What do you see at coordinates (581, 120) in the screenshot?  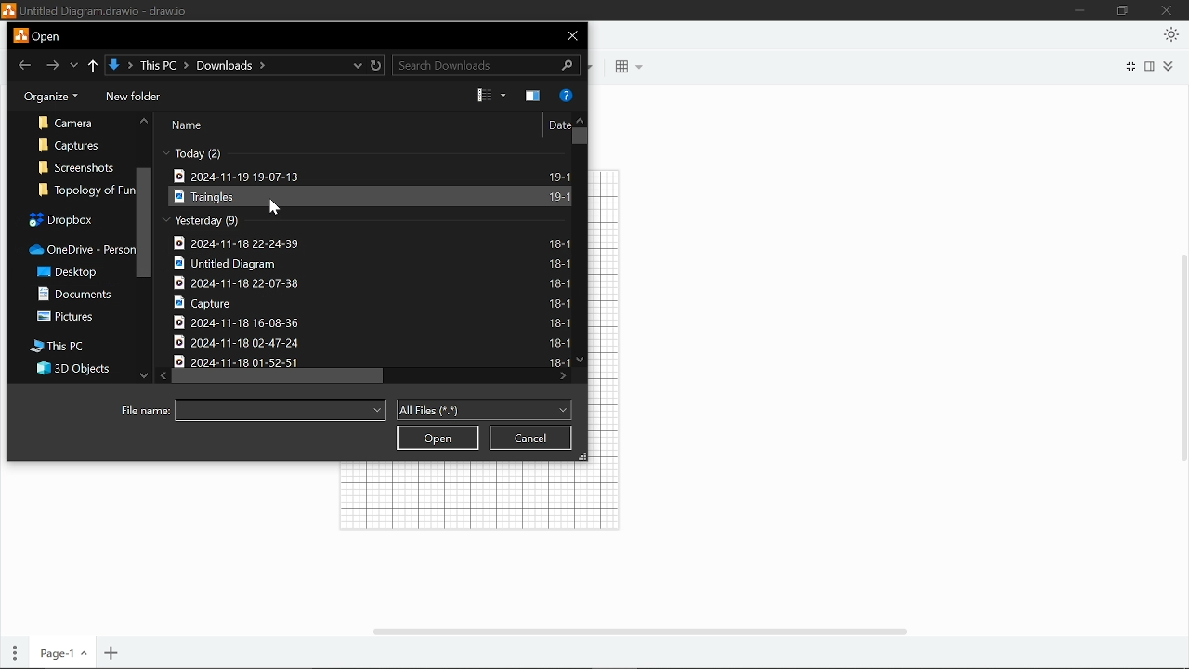 I see `Move up in files` at bounding box center [581, 120].